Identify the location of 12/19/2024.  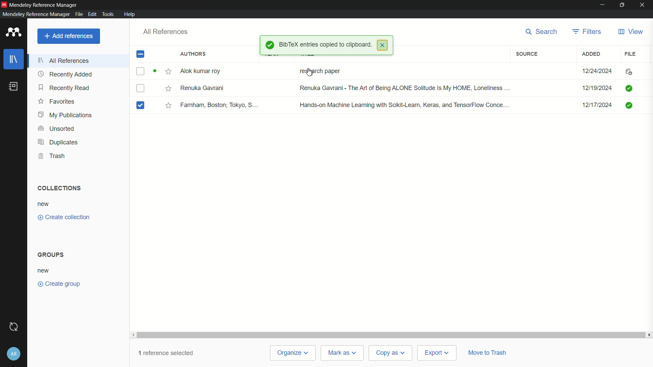
(596, 87).